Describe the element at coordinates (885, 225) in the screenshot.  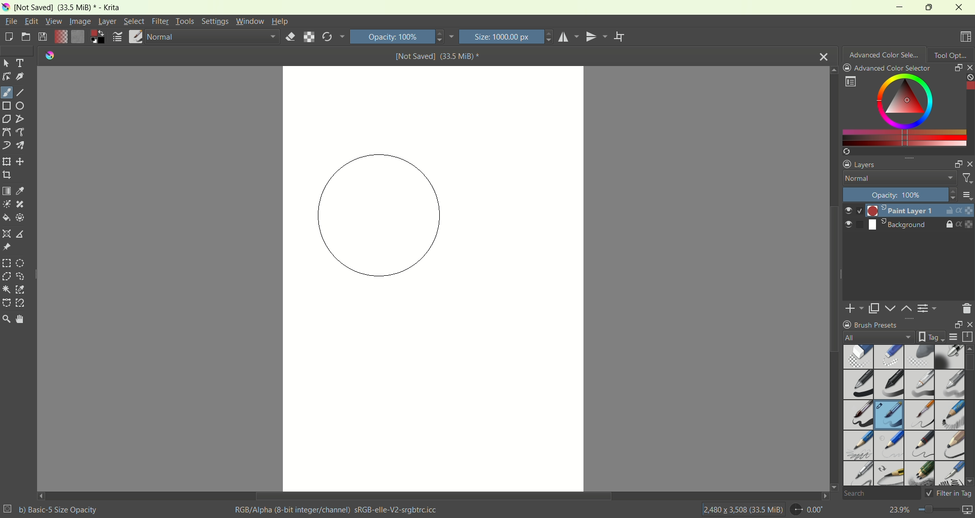
I see `Background` at that location.